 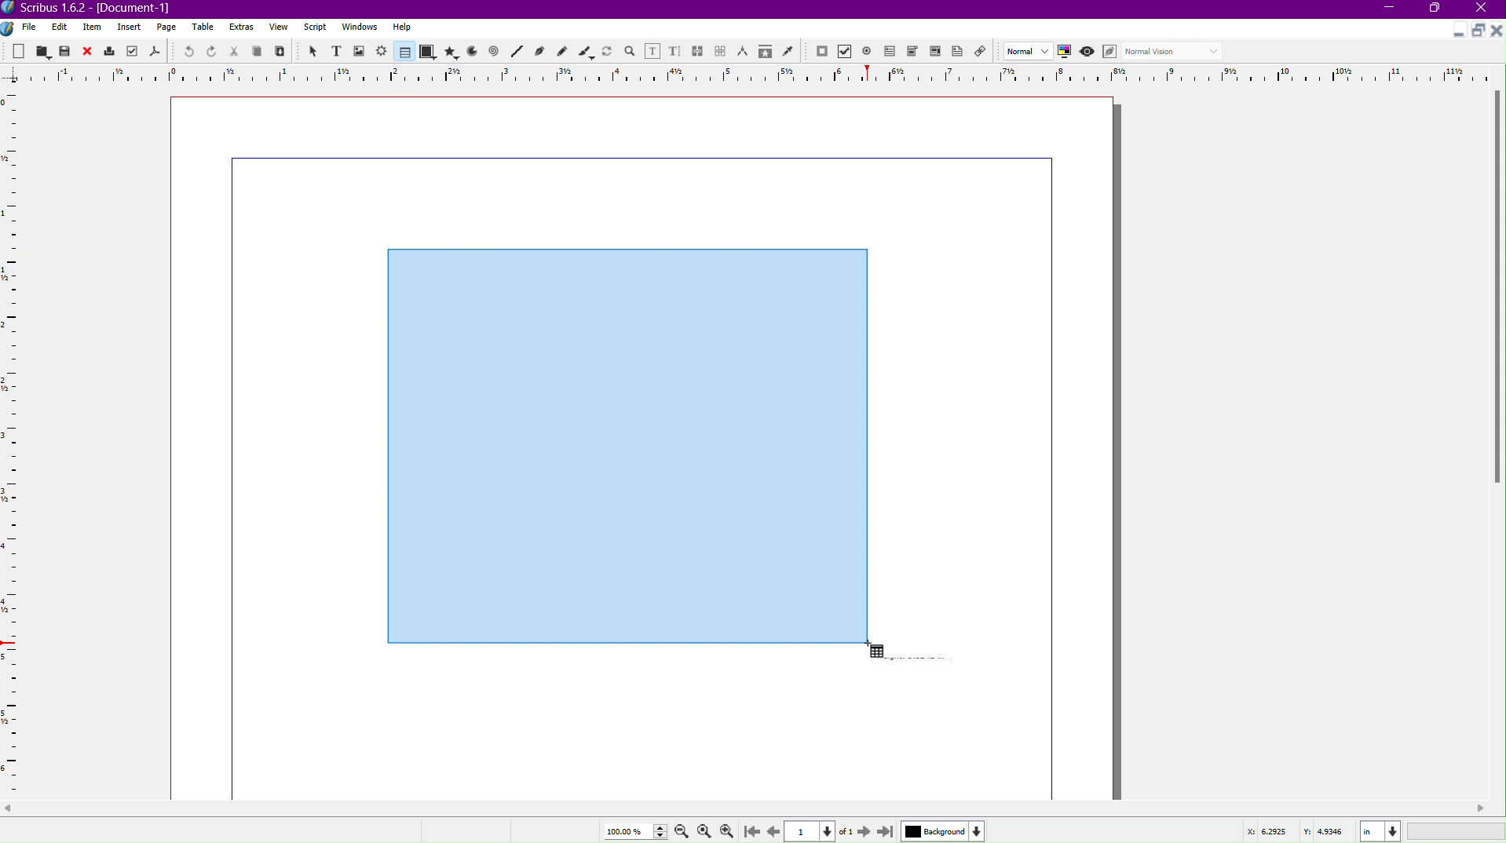 I want to click on Go to Previous Page, so click(x=773, y=829).